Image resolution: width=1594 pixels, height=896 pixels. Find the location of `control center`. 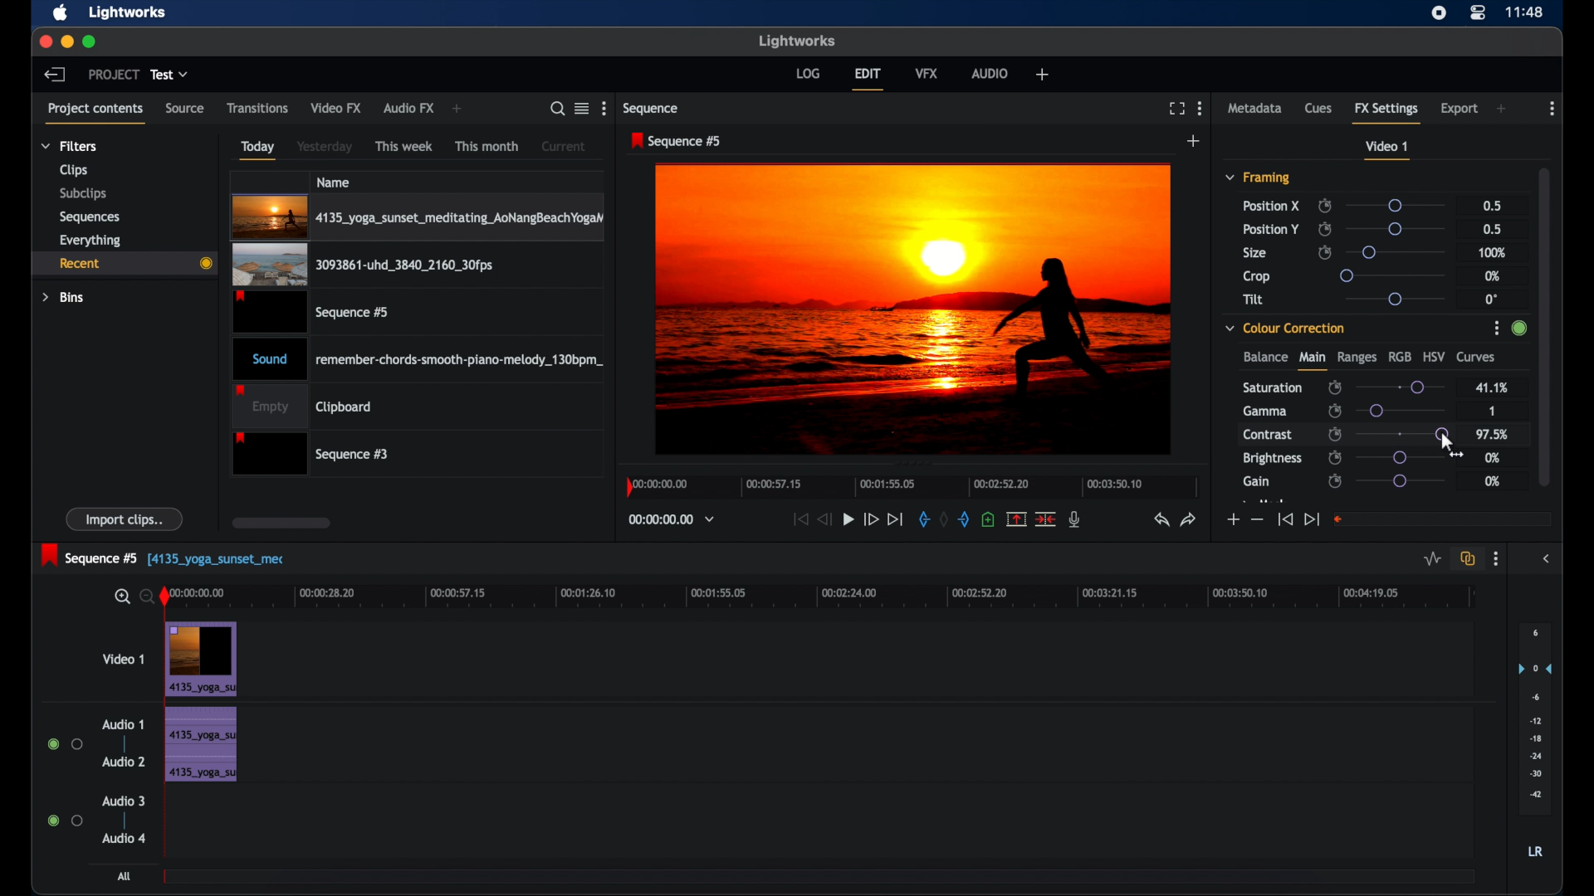

control center is located at coordinates (1479, 12).